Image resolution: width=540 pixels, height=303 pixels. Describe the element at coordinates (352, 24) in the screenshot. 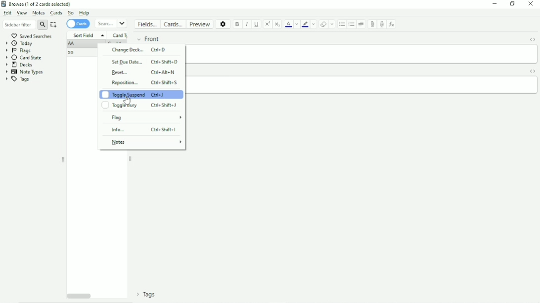

I see `Ordered list` at that location.